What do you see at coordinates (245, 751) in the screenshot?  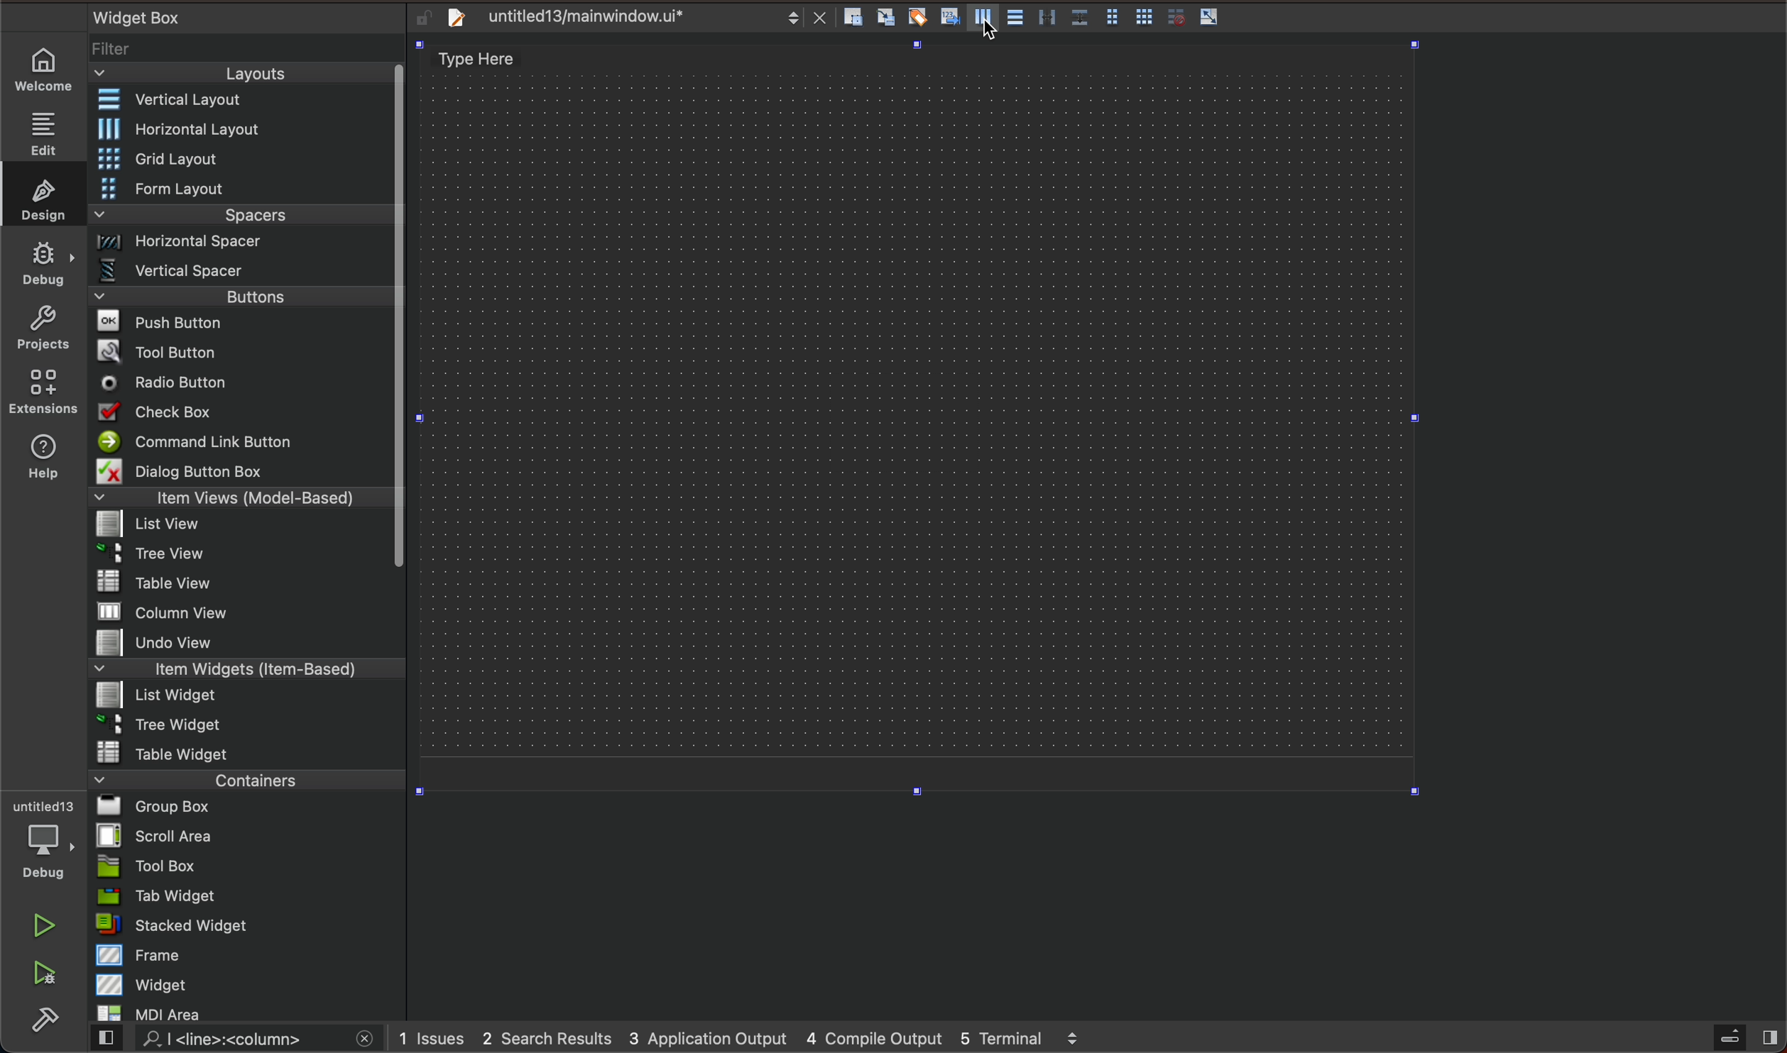 I see `table widget` at bounding box center [245, 751].